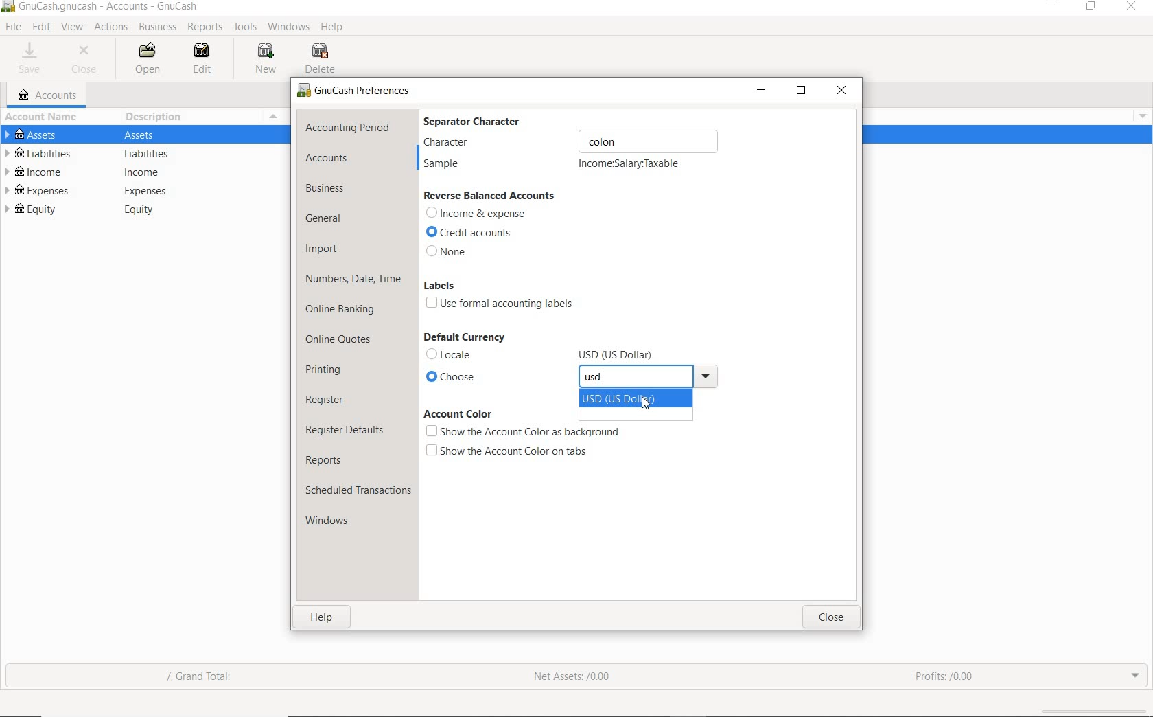  Describe the element at coordinates (72, 25) in the screenshot. I see `VIEW` at that location.